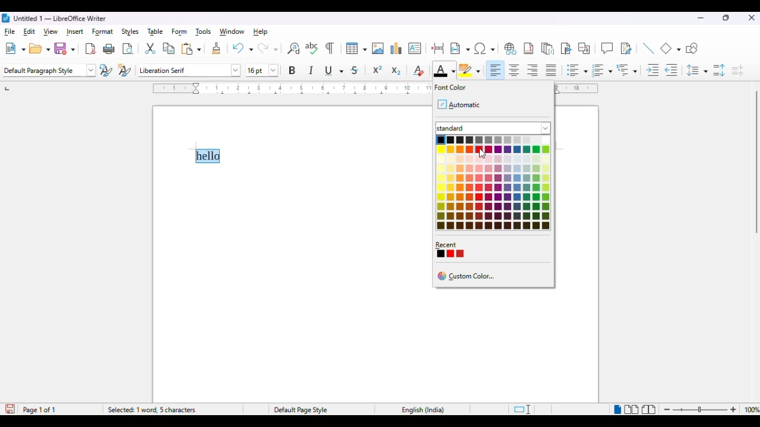  I want to click on maximize, so click(727, 18).